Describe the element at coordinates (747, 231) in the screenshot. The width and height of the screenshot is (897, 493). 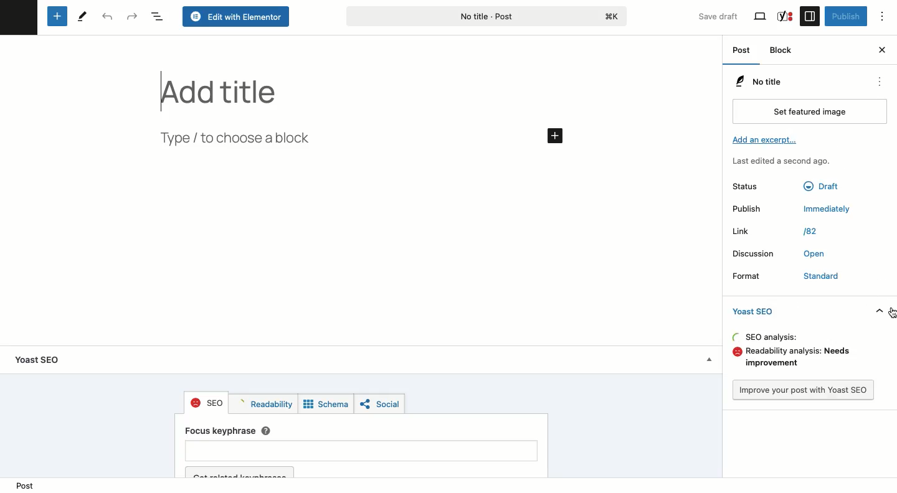
I see `Link` at that location.